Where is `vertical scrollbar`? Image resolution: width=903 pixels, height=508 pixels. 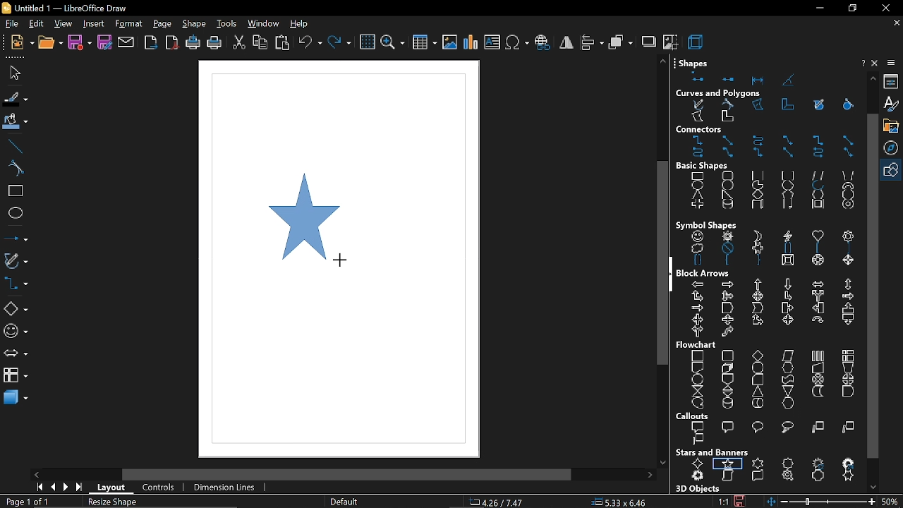 vertical scrollbar is located at coordinates (873, 286).